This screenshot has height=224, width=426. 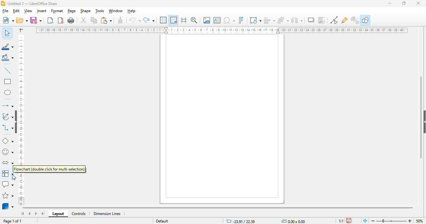 I want to click on t (double click for multi-selection), so click(x=57, y=170).